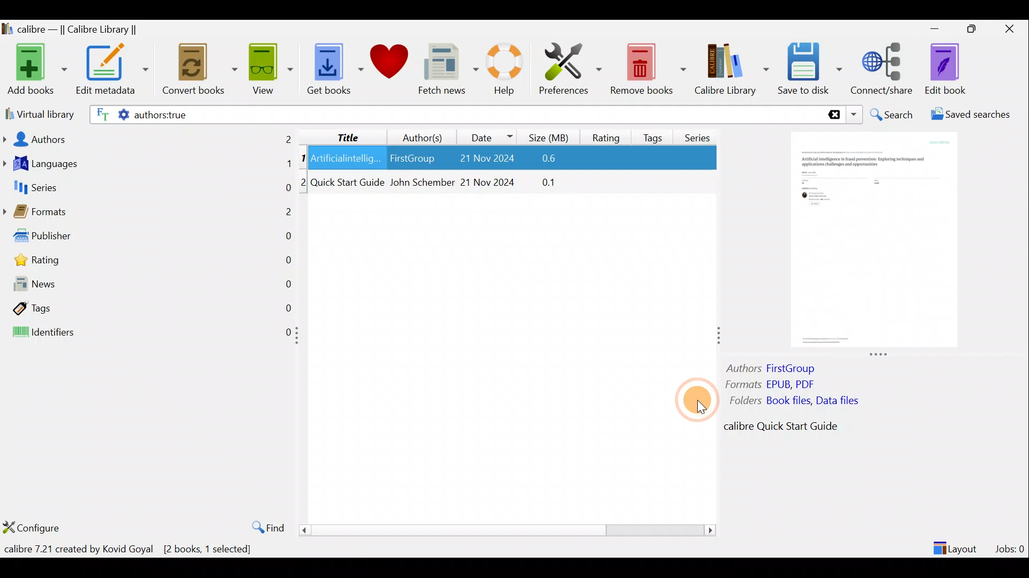 This screenshot has width=1029, height=578. I want to click on Donate, so click(390, 65).